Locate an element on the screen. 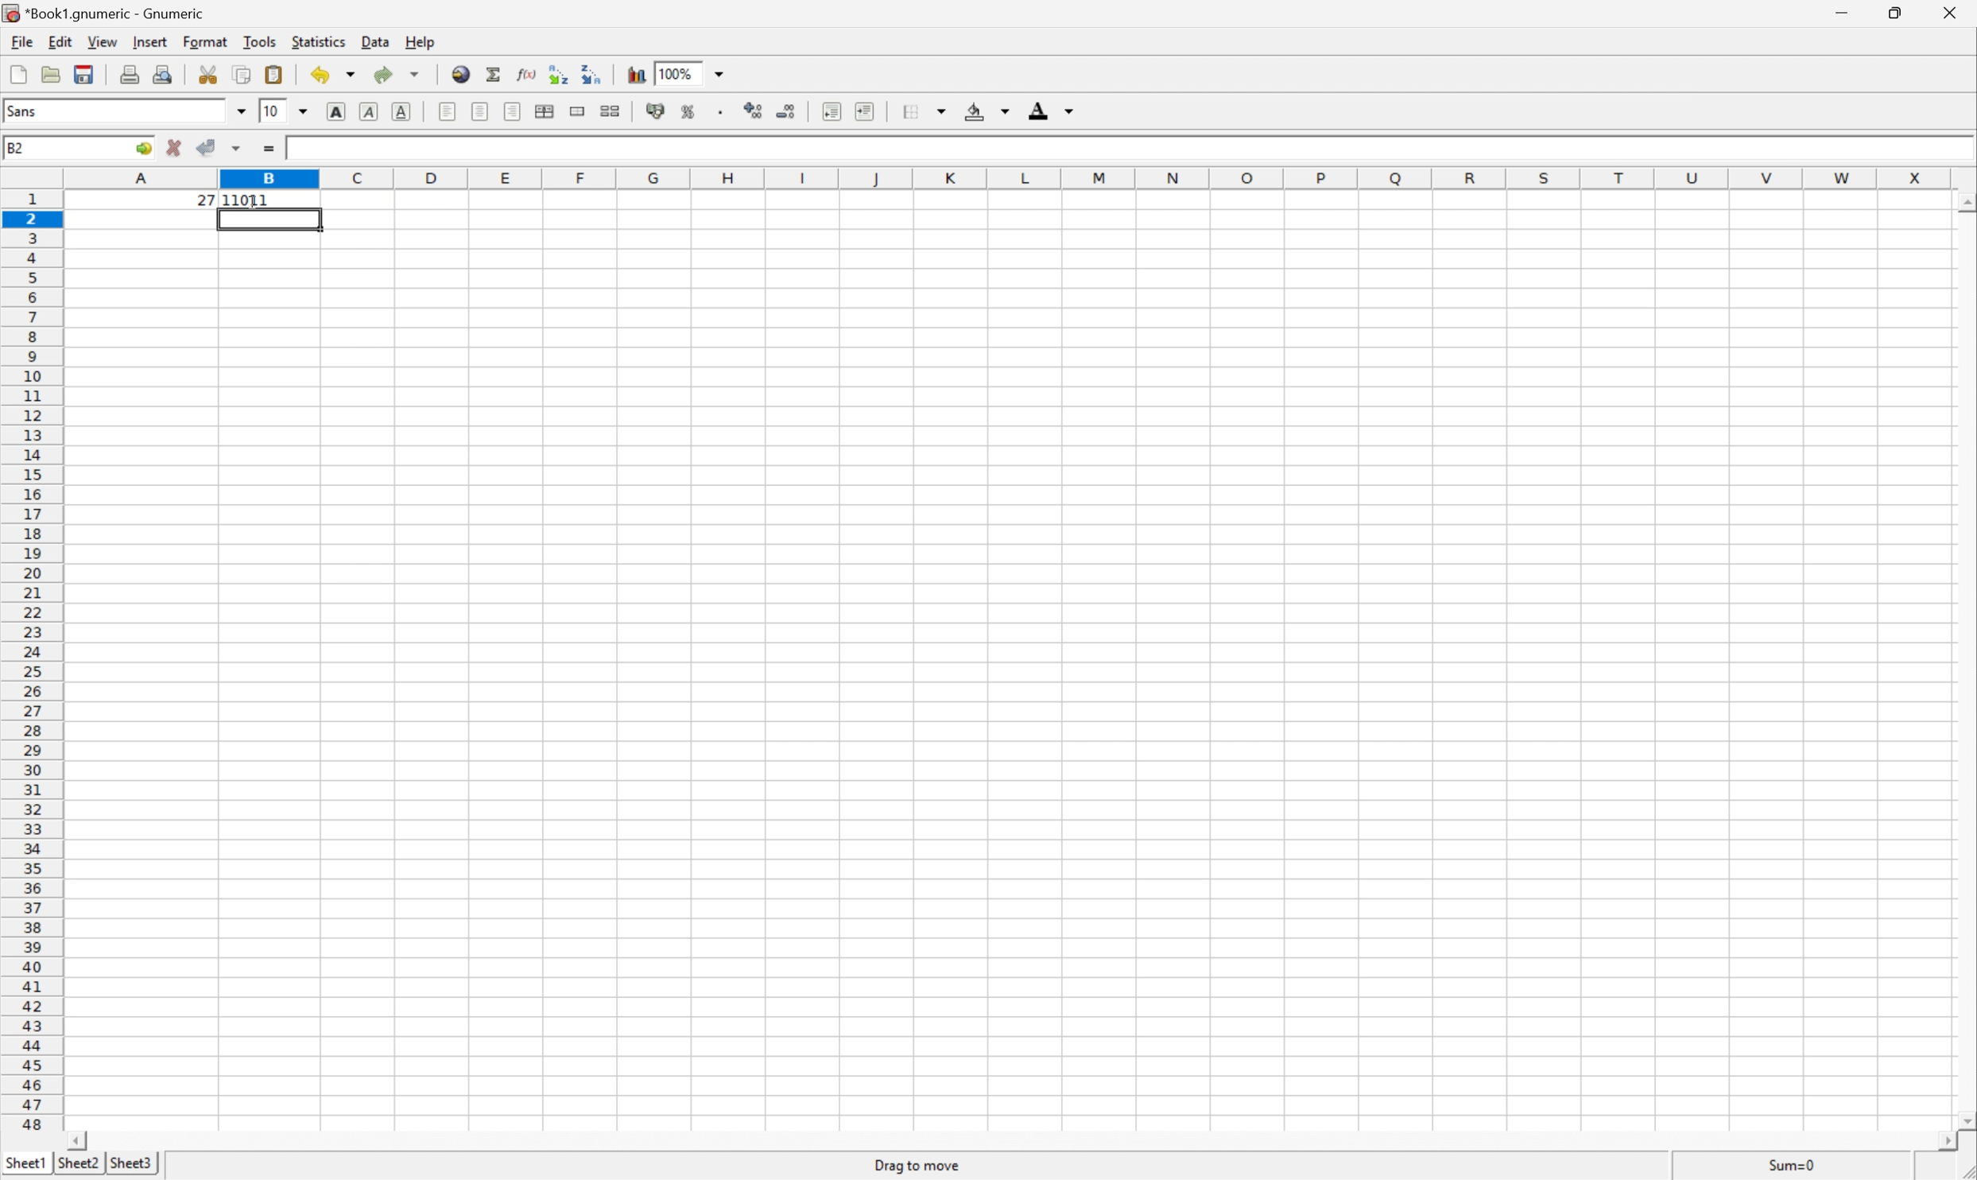 This screenshot has width=1977, height=1180. Copy selection is located at coordinates (243, 74).